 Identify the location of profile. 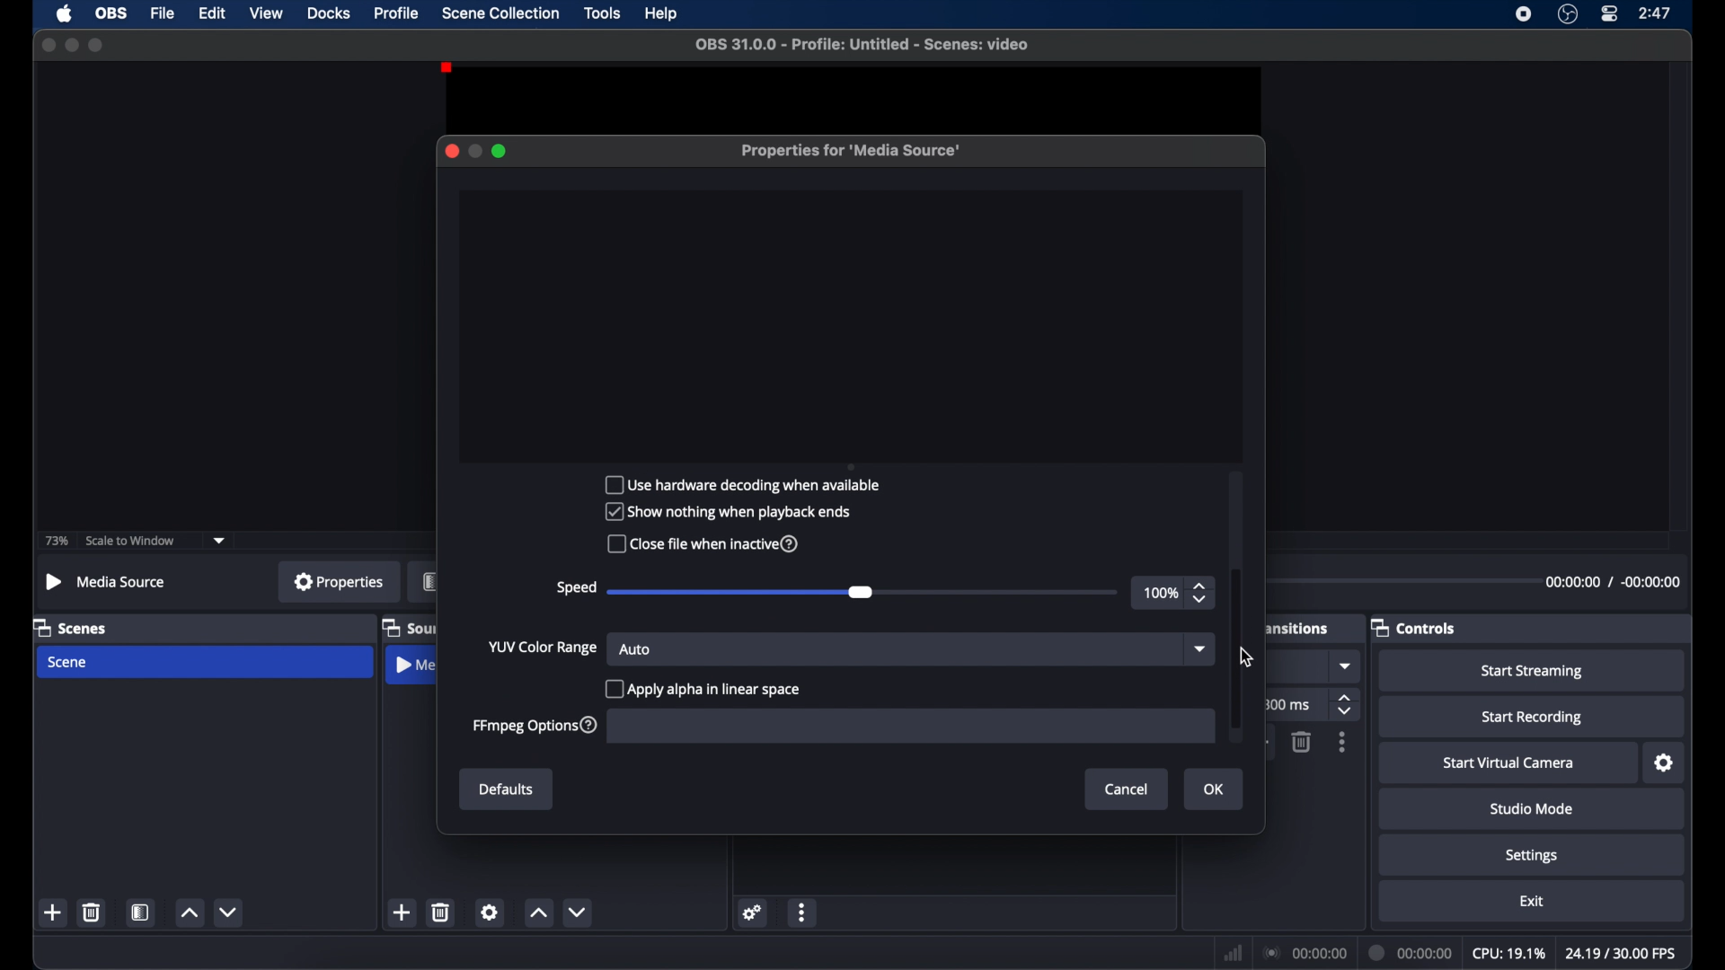
(397, 13).